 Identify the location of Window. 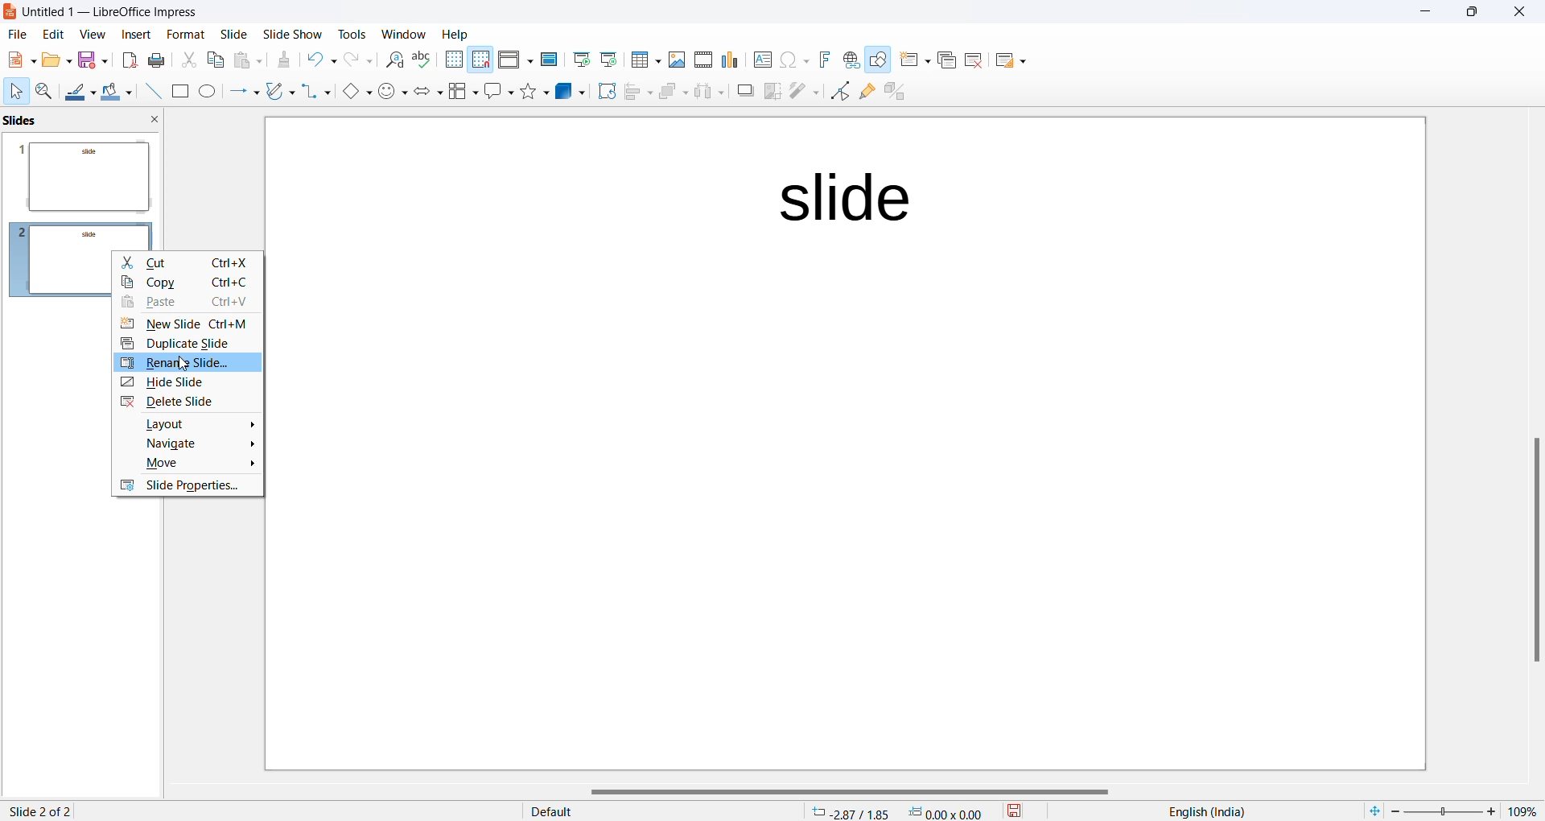
(400, 32).